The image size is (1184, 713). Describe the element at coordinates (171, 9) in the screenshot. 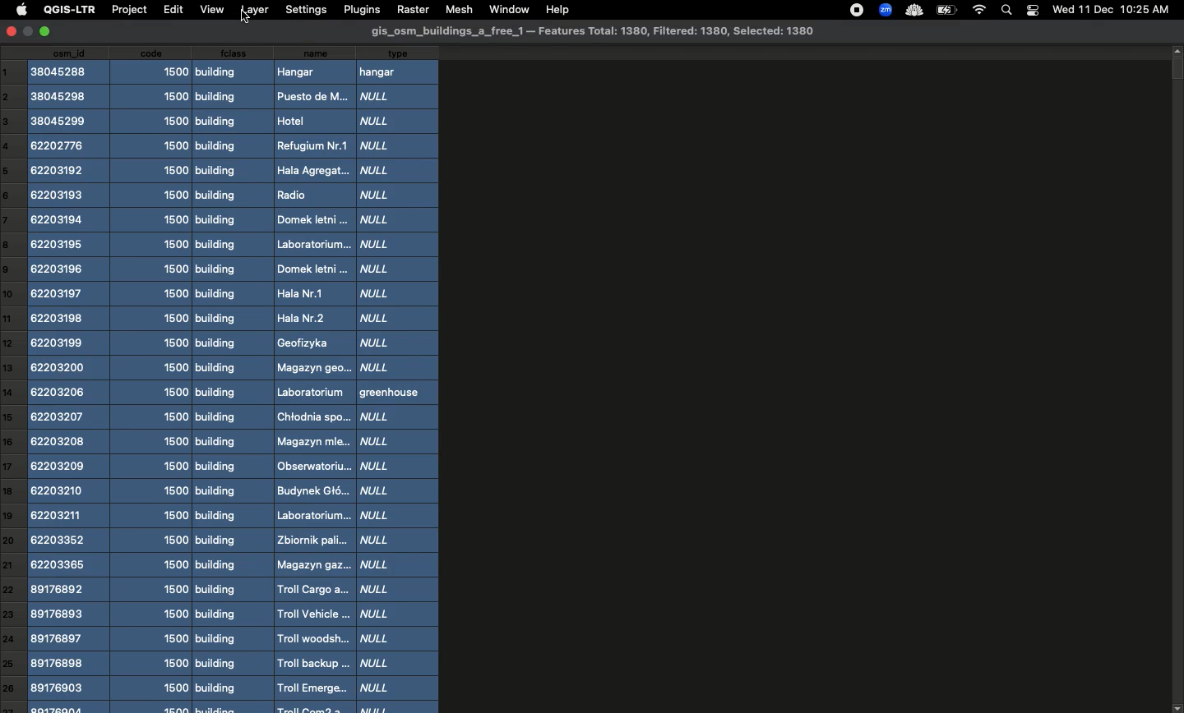

I see `Edit` at that location.